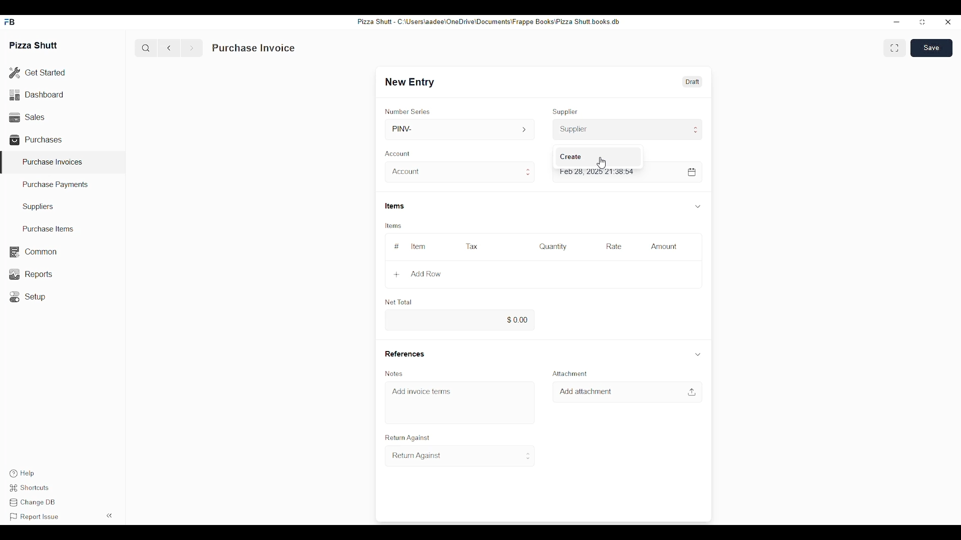  I want to click on Account, so click(461, 172).